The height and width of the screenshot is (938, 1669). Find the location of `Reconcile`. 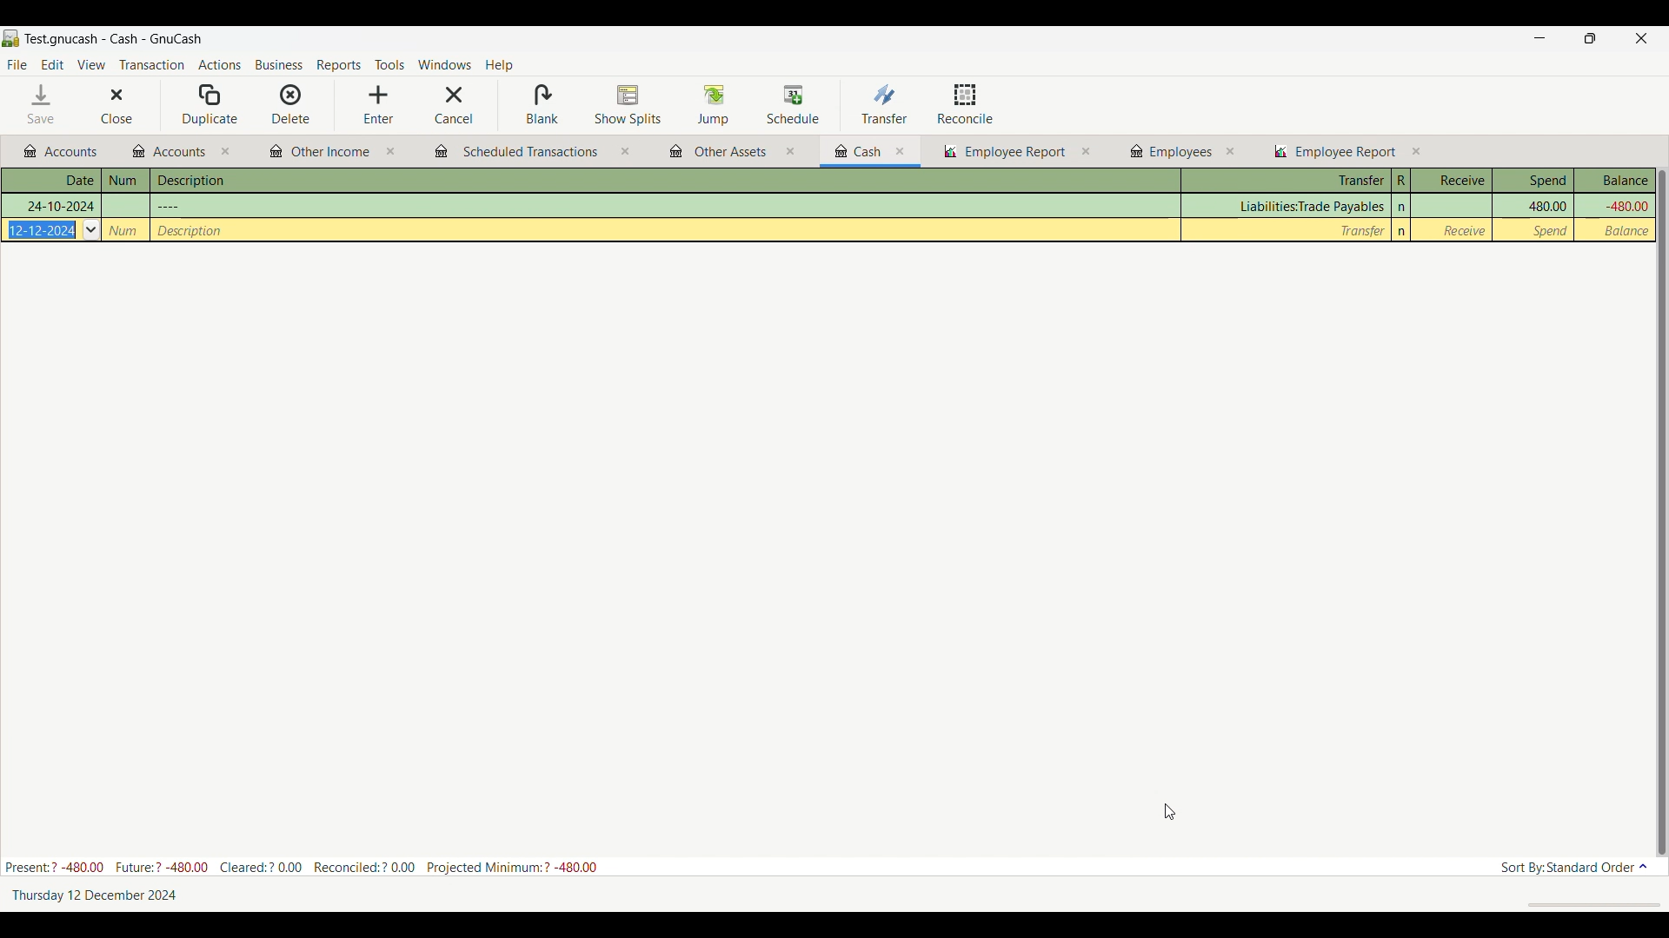

Reconcile is located at coordinates (965, 104).